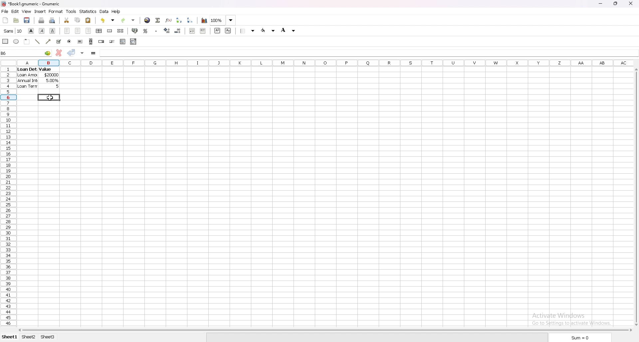 Image resolution: width=639 pixels, height=342 pixels. Describe the element at coordinates (53, 20) in the screenshot. I see `print preview` at that location.